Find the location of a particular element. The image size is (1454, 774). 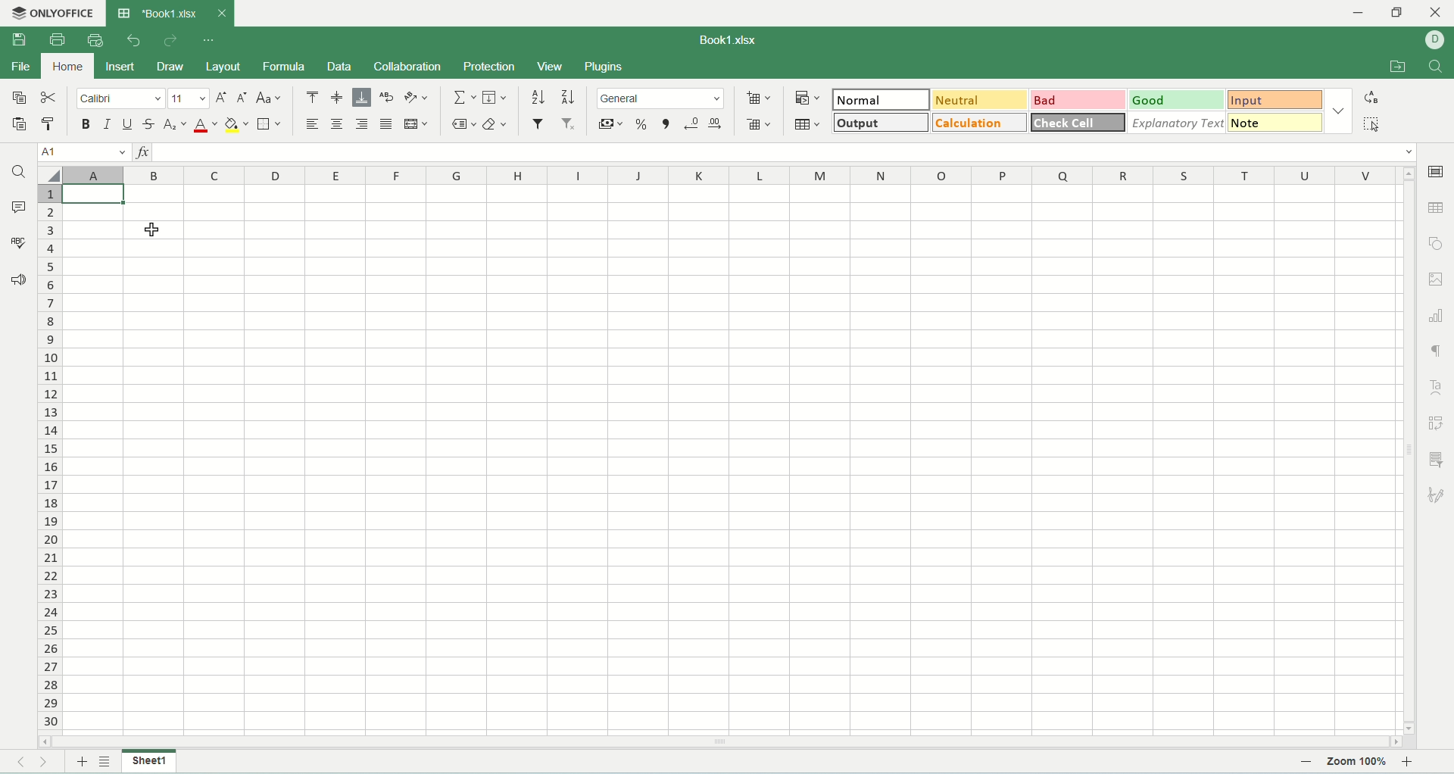

cell setting is located at coordinates (1436, 173).